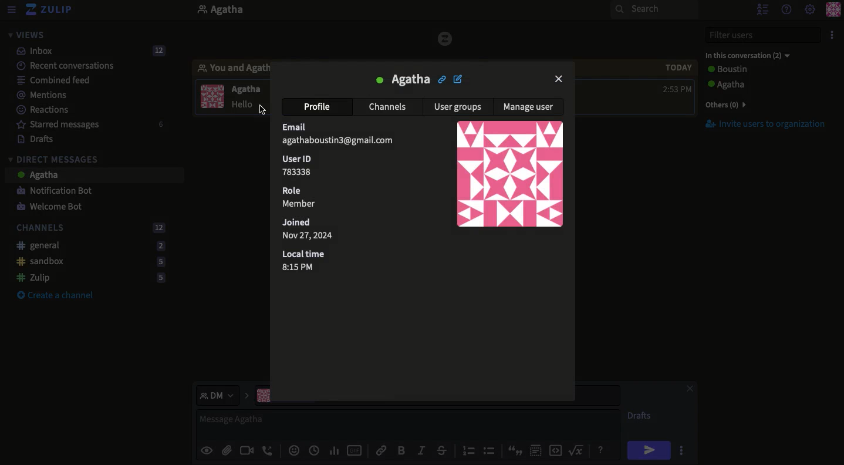  Describe the element at coordinates (640, 415) in the screenshot. I see `Drafts` at that location.